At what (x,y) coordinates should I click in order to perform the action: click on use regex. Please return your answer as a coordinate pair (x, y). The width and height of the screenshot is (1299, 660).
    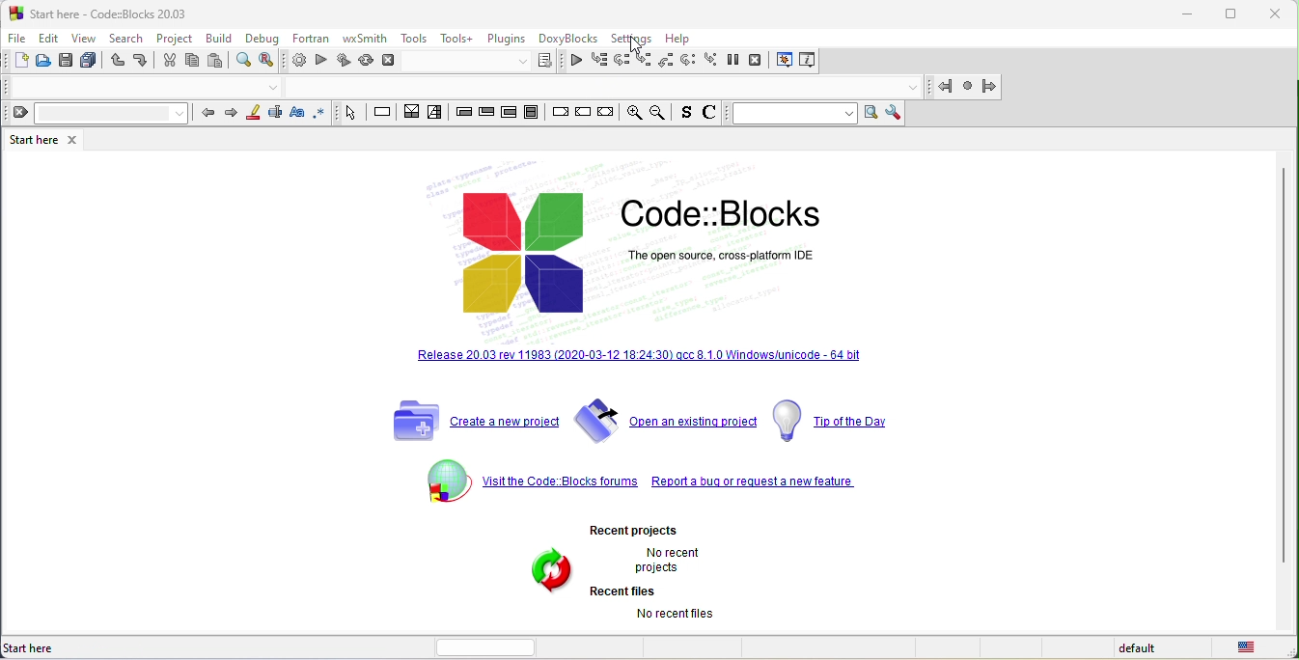
    Looking at the image, I should click on (325, 113).